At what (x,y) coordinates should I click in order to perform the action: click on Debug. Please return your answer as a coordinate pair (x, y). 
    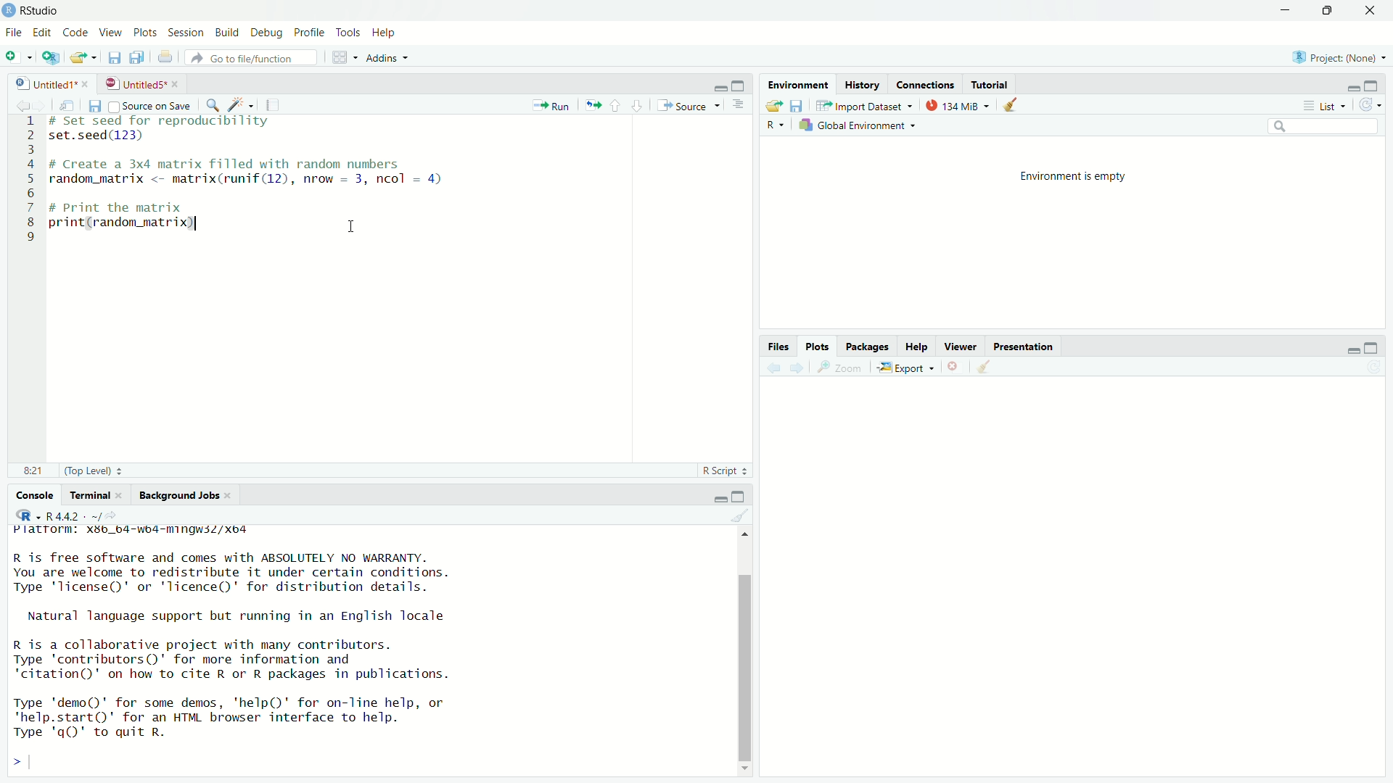
    Looking at the image, I should click on (267, 31).